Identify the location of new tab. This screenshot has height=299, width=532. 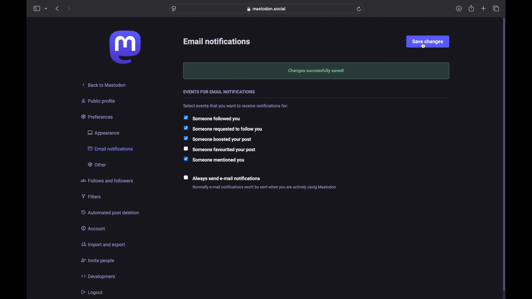
(484, 9).